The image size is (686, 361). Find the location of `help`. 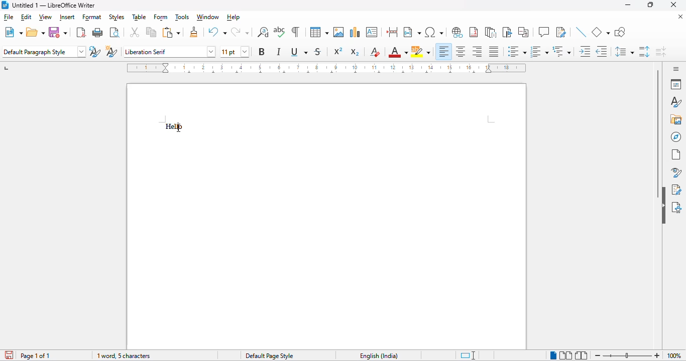

help is located at coordinates (233, 18).